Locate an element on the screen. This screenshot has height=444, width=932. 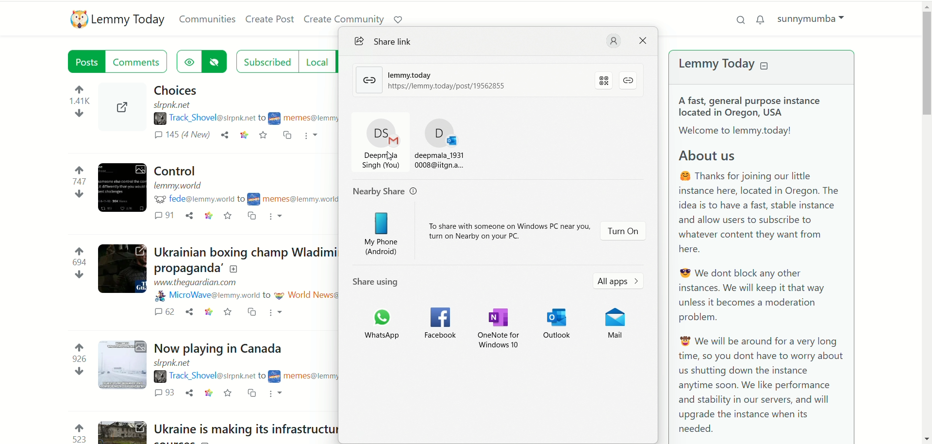
share is located at coordinates (189, 215).